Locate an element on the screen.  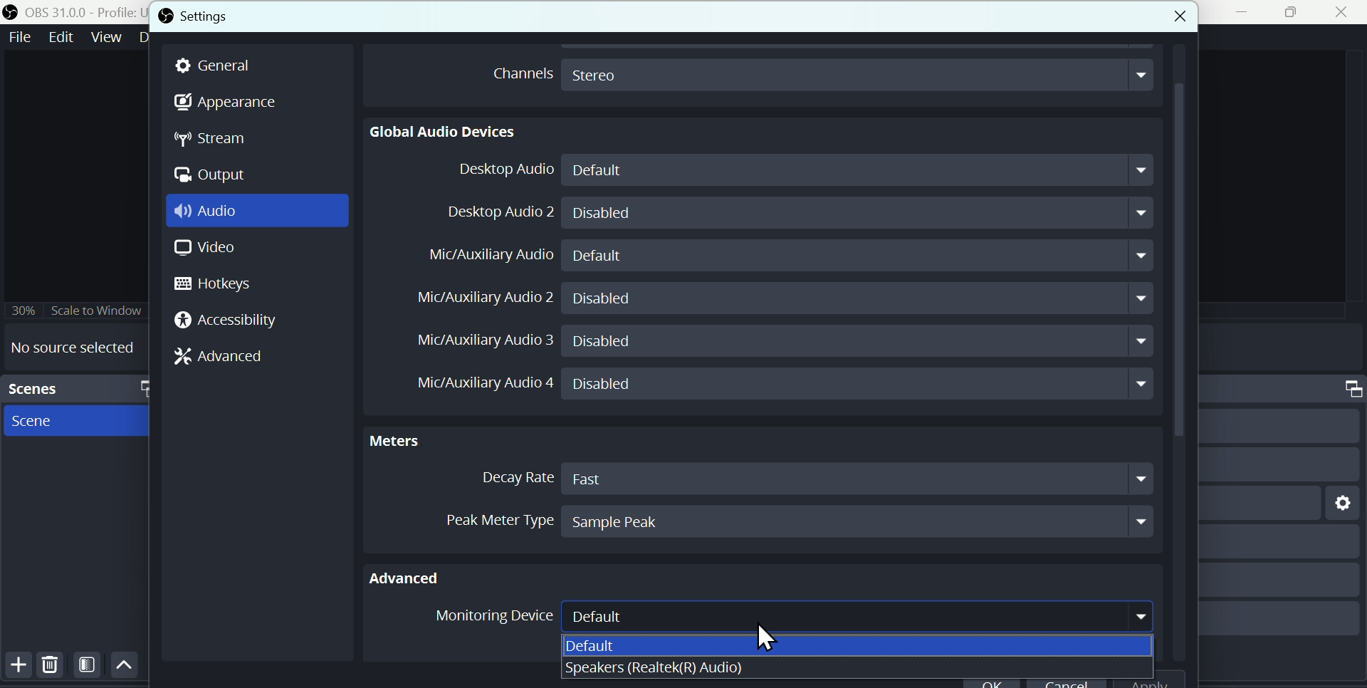
Desktop Audio 2 is located at coordinates (497, 212).